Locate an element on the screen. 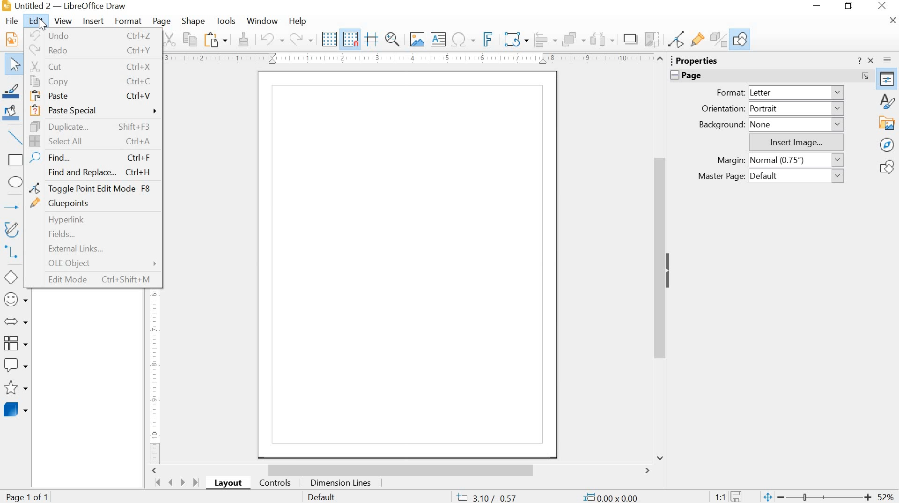  toggle point edit mode is located at coordinates (96, 188).